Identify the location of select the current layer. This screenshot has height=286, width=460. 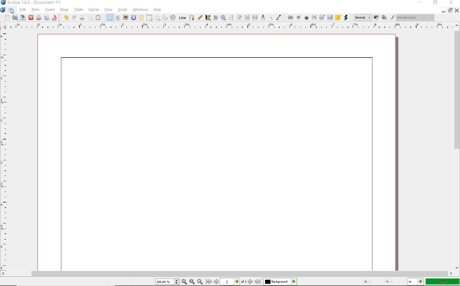
(280, 282).